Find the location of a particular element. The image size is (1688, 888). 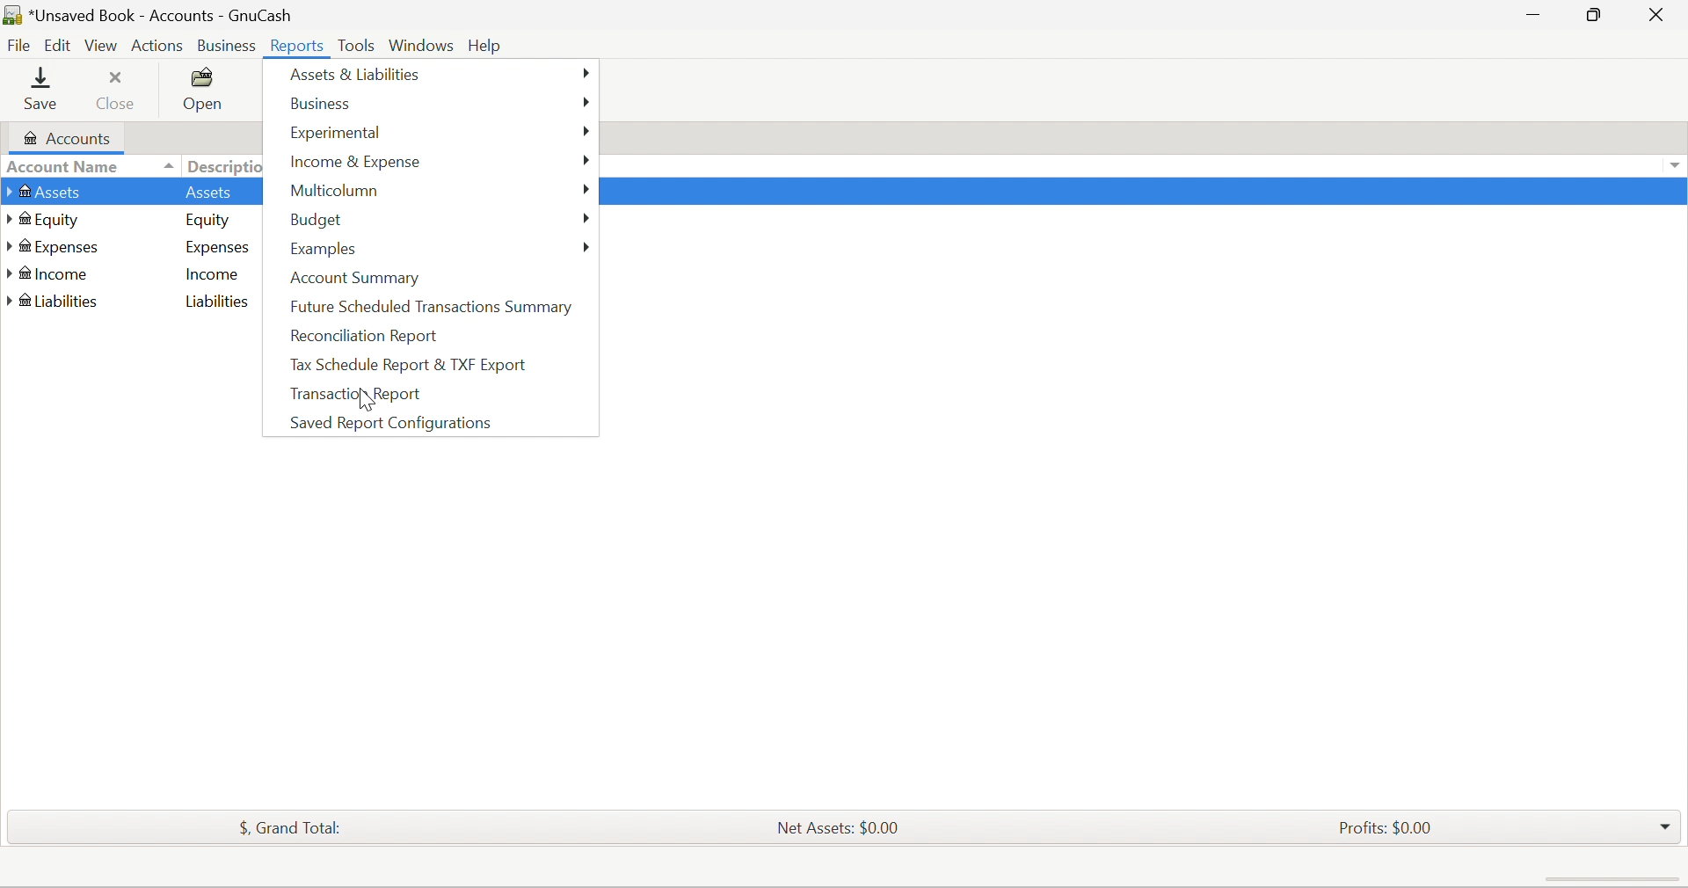

$: Grand Total is located at coordinates (283, 829).